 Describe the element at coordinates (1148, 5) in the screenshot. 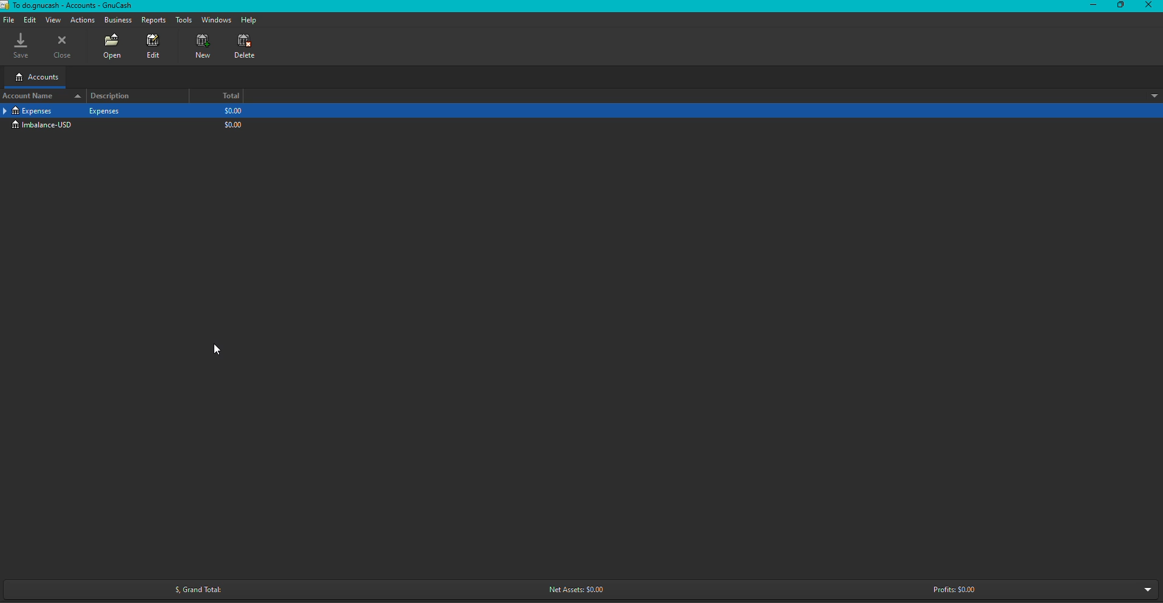

I see `Close` at that location.